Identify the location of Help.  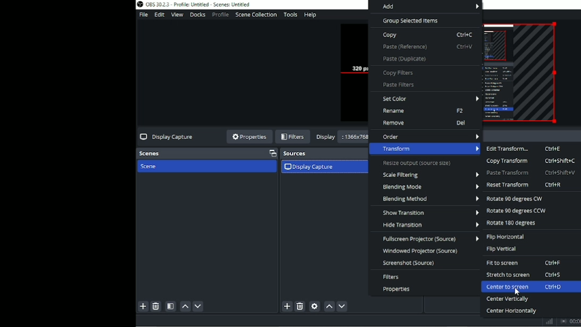
(310, 14).